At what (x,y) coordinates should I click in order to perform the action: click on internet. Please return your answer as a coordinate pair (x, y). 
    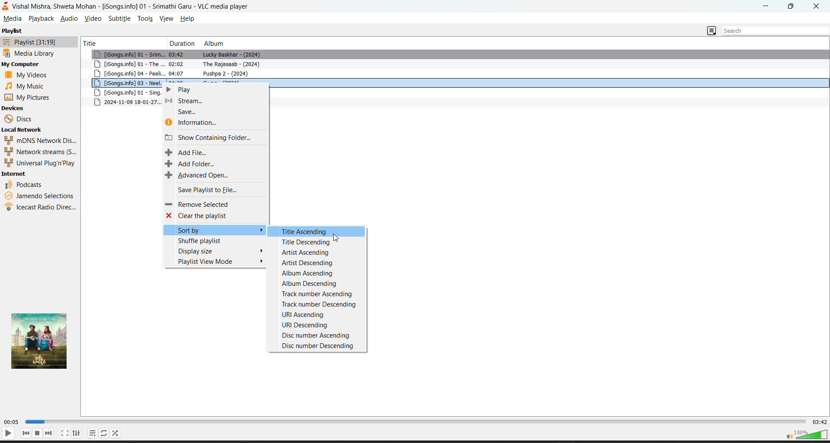
    Looking at the image, I should click on (14, 174).